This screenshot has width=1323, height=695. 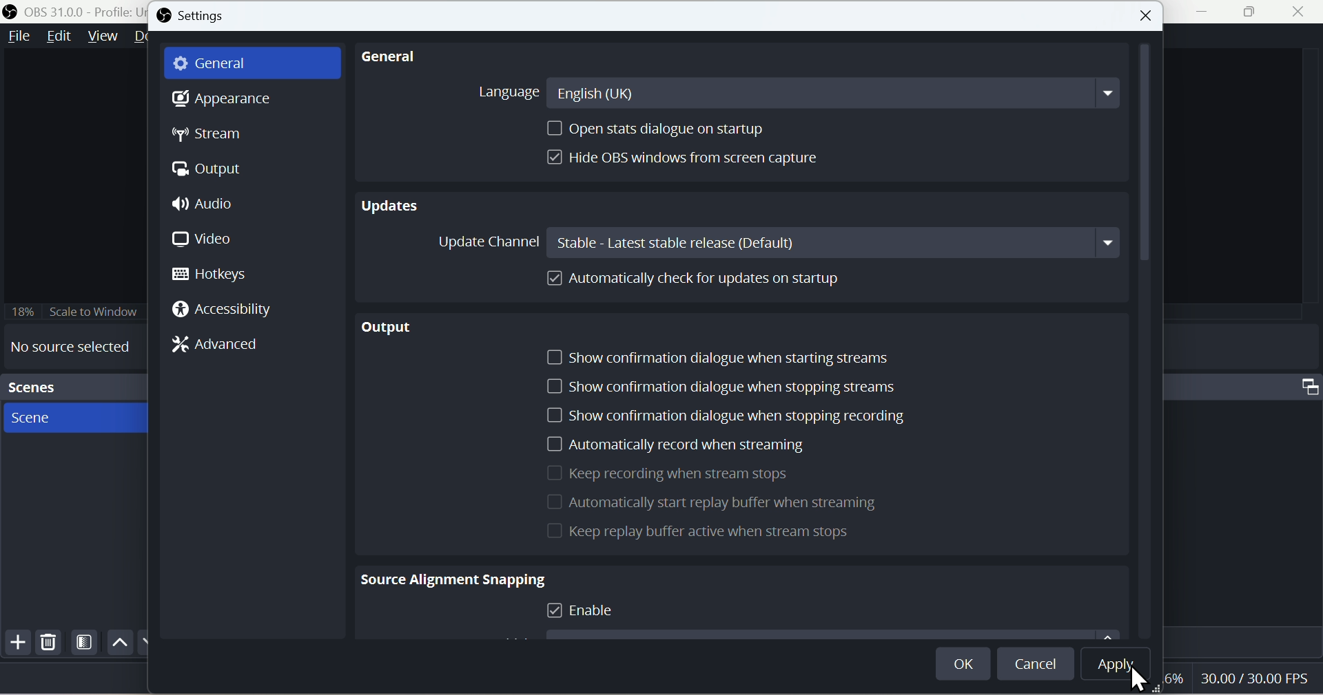 I want to click on General, so click(x=223, y=64).